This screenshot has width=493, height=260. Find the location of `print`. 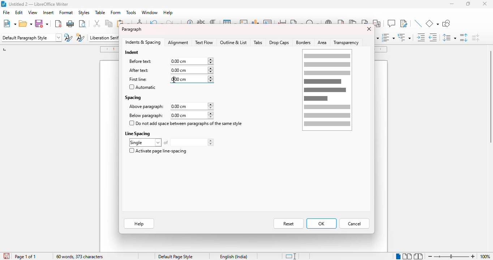

print is located at coordinates (70, 23).